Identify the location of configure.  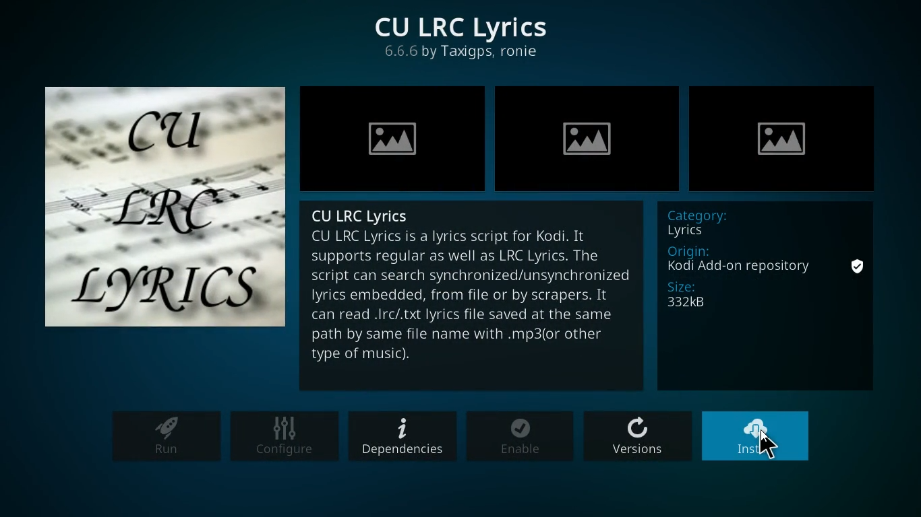
(286, 438).